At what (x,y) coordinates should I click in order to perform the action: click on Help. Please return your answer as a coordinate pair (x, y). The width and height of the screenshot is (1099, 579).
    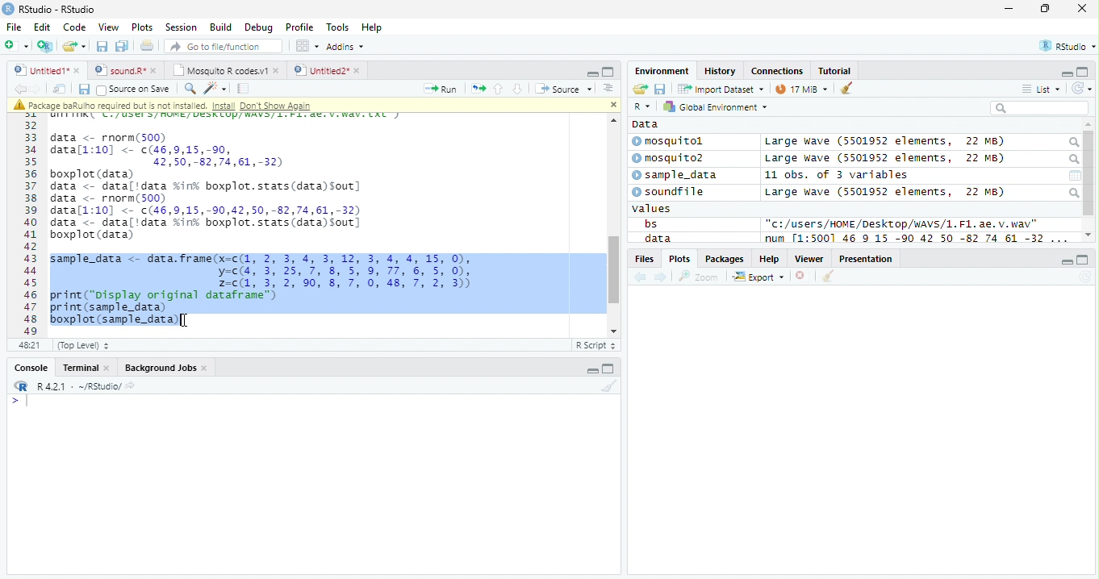
    Looking at the image, I should click on (374, 27).